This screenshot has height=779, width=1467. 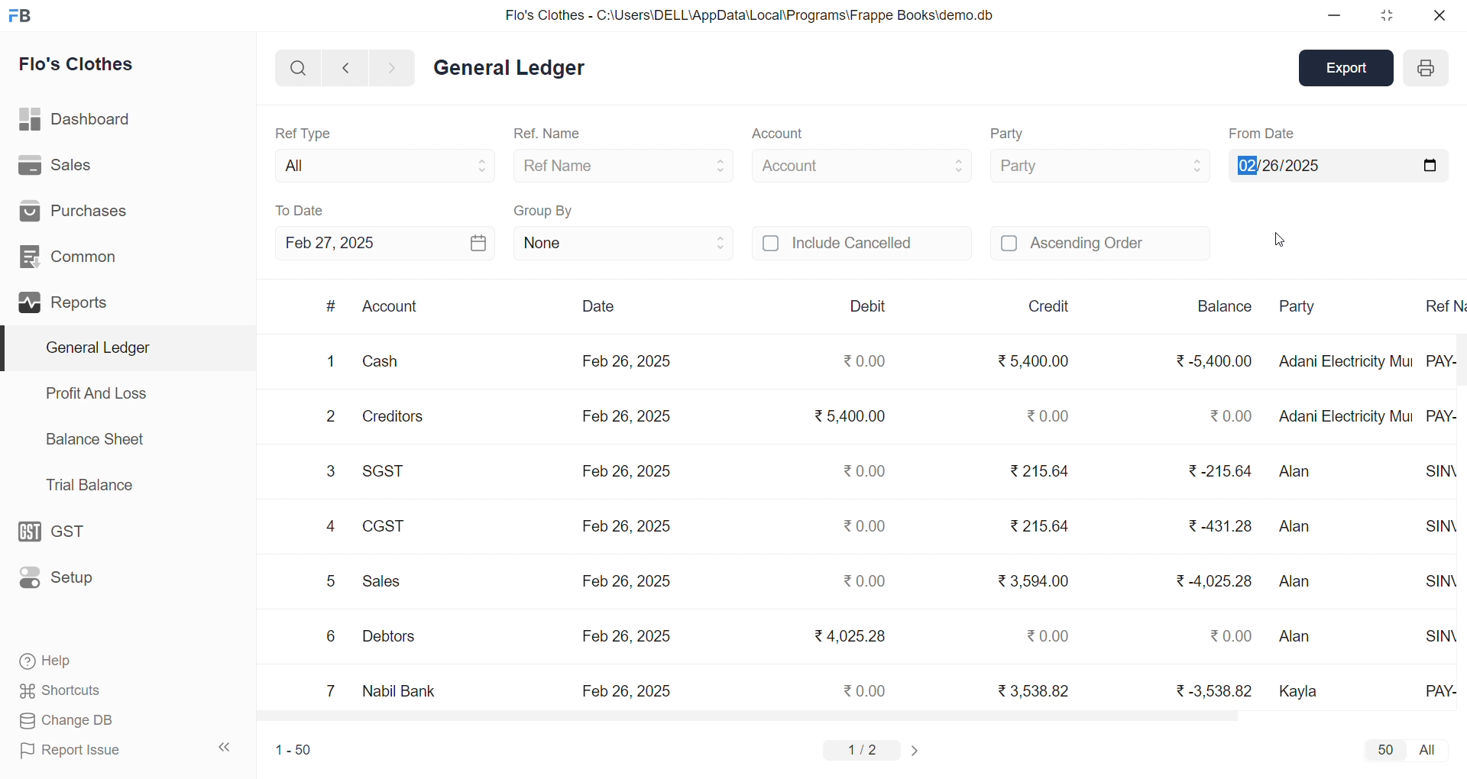 I want to click on HORIZONTAL SCROLL BAR, so click(x=845, y=716).